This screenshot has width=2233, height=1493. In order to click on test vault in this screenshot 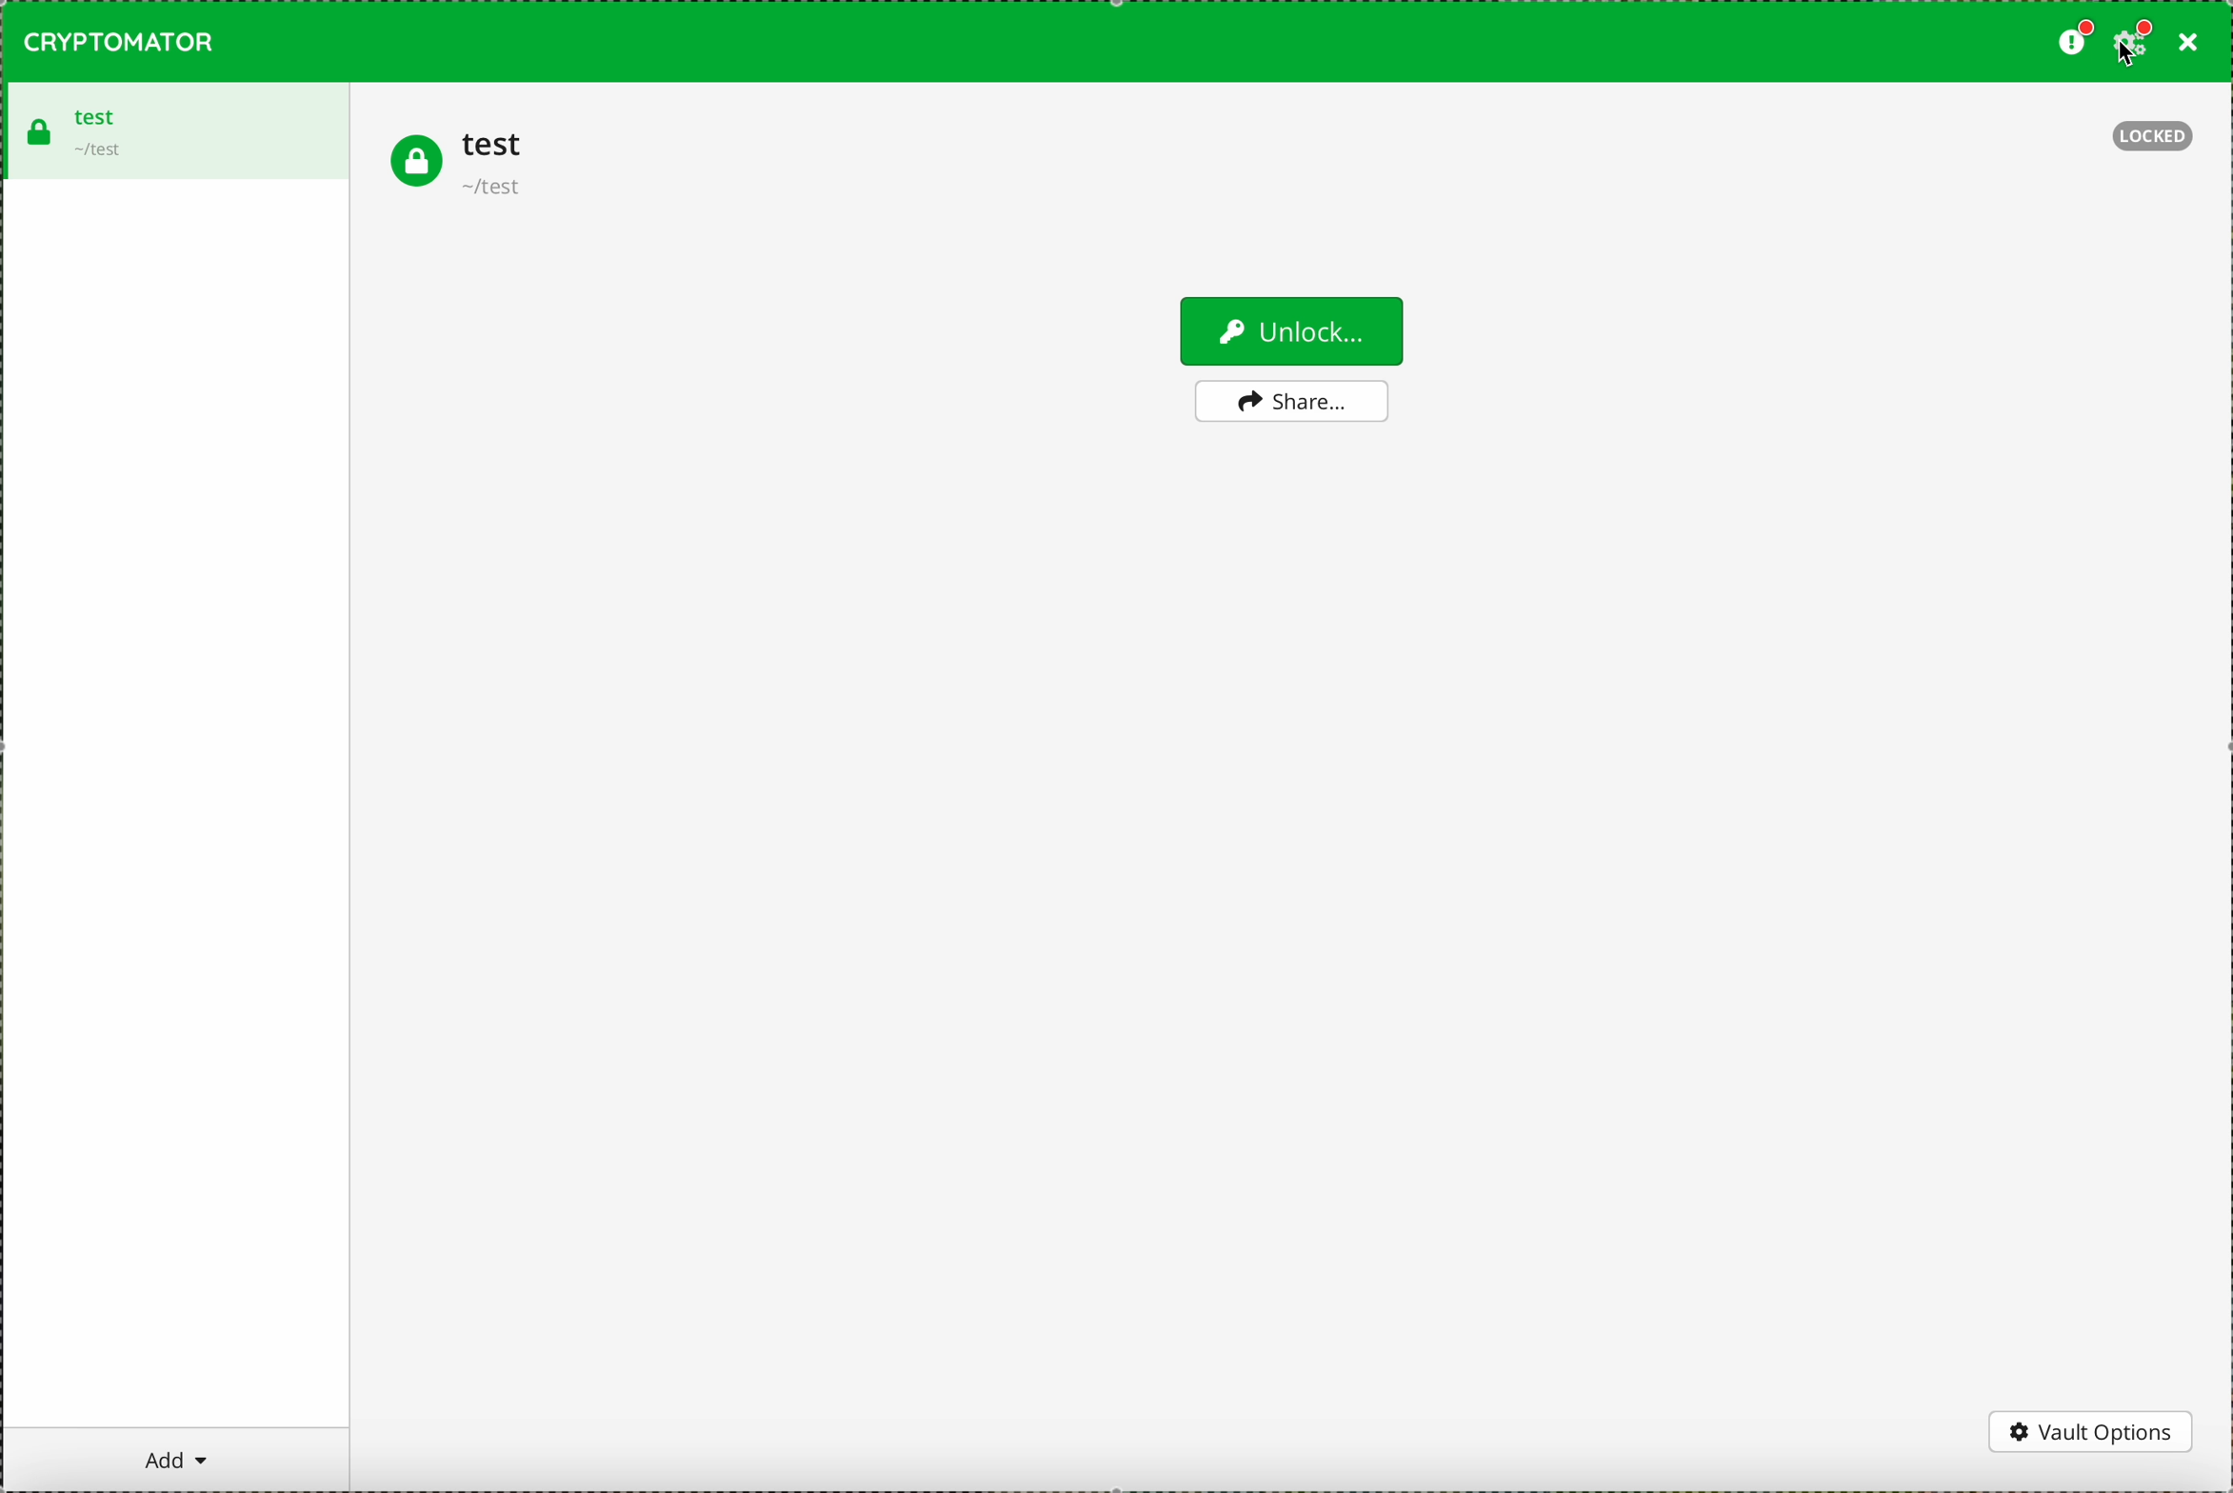, I will do `click(173, 129)`.